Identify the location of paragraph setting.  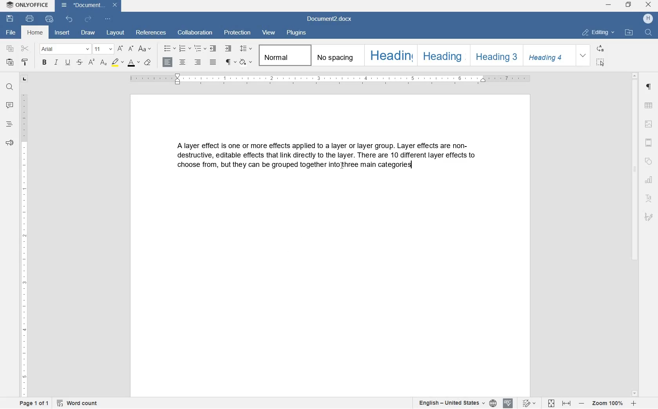
(649, 87).